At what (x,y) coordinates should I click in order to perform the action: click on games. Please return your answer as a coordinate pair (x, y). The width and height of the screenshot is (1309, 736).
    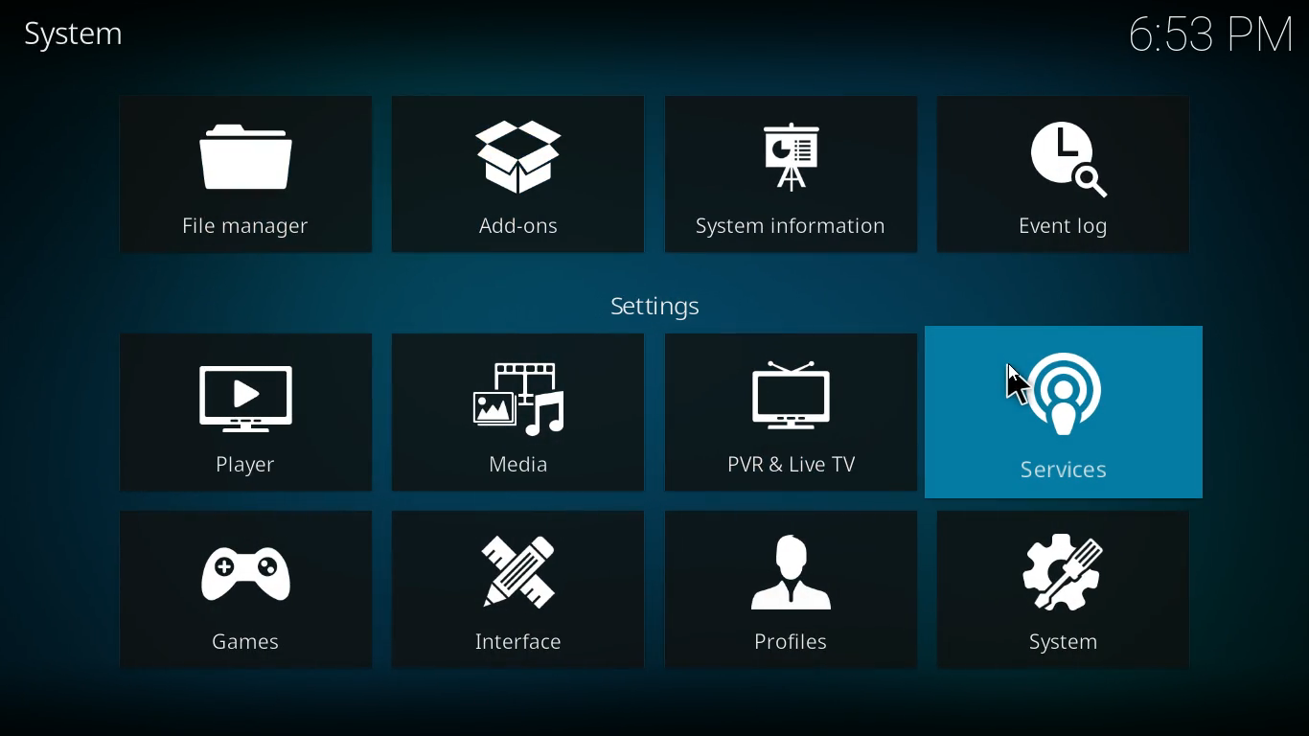
    Looking at the image, I should click on (243, 592).